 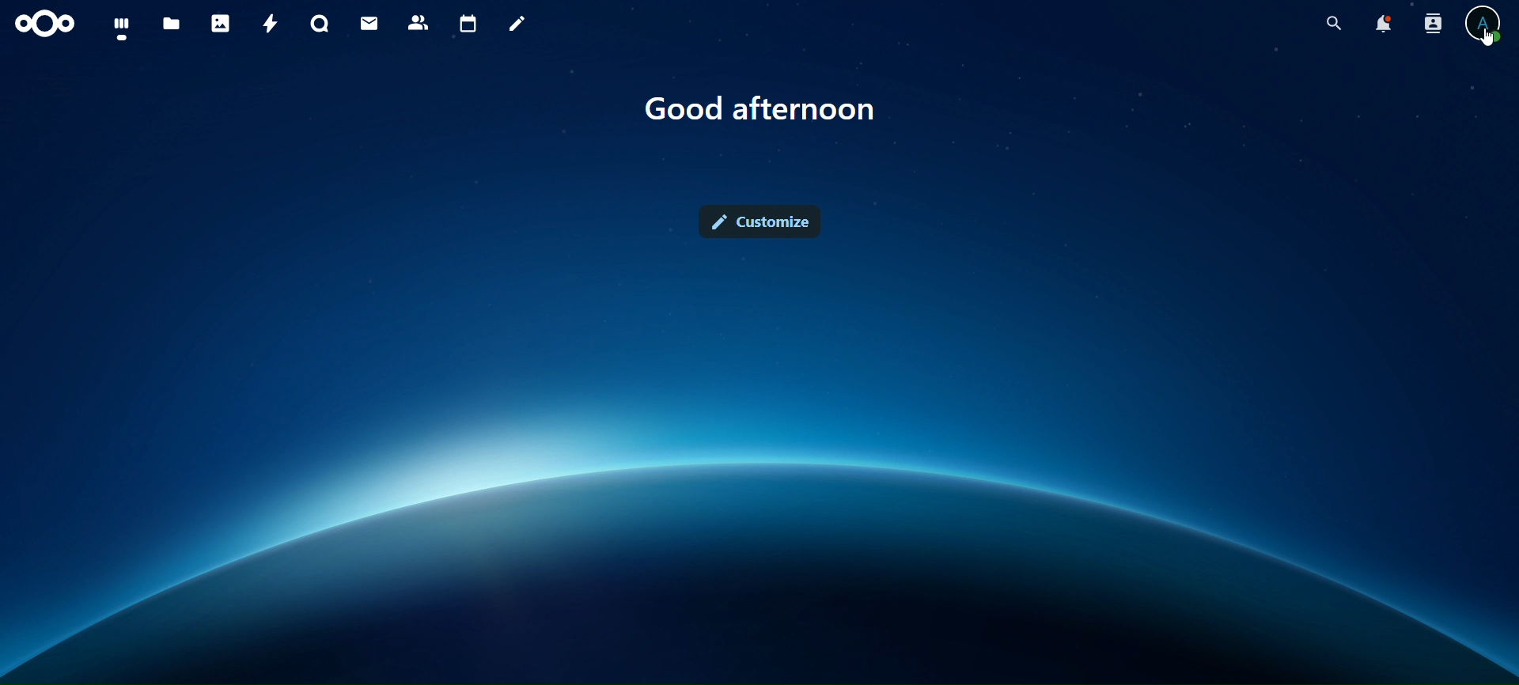 I want to click on calendar, so click(x=466, y=22).